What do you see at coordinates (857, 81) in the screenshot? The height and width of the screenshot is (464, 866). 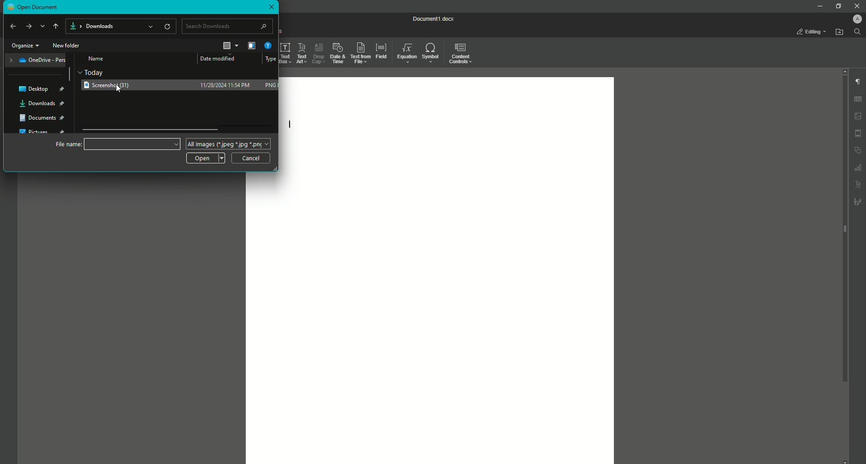 I see `Paragraph Settings` at bounding box center [857, 81].